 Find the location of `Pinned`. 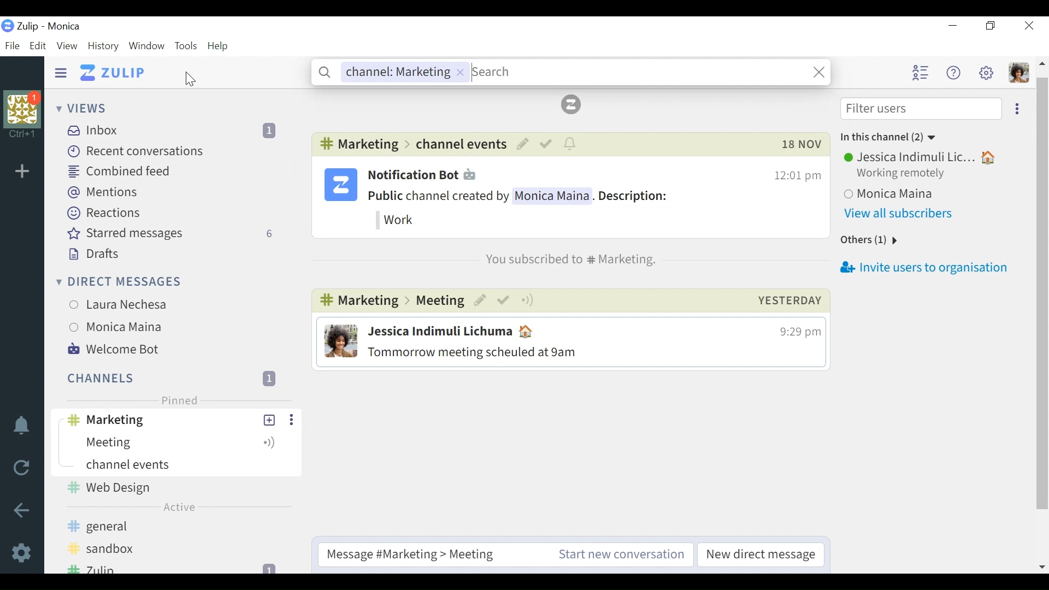

Pinned is located at coordinates (179, 401).